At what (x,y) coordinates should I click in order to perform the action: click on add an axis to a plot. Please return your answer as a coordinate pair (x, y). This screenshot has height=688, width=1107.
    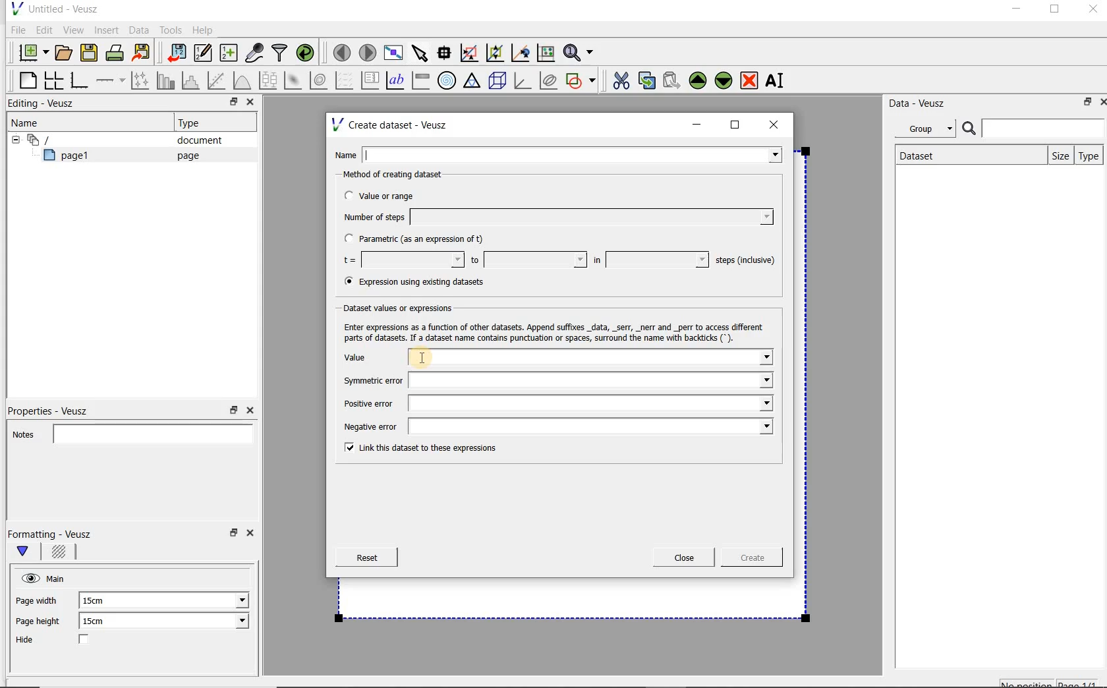
    Looking at the image, I should click on (111, 80).